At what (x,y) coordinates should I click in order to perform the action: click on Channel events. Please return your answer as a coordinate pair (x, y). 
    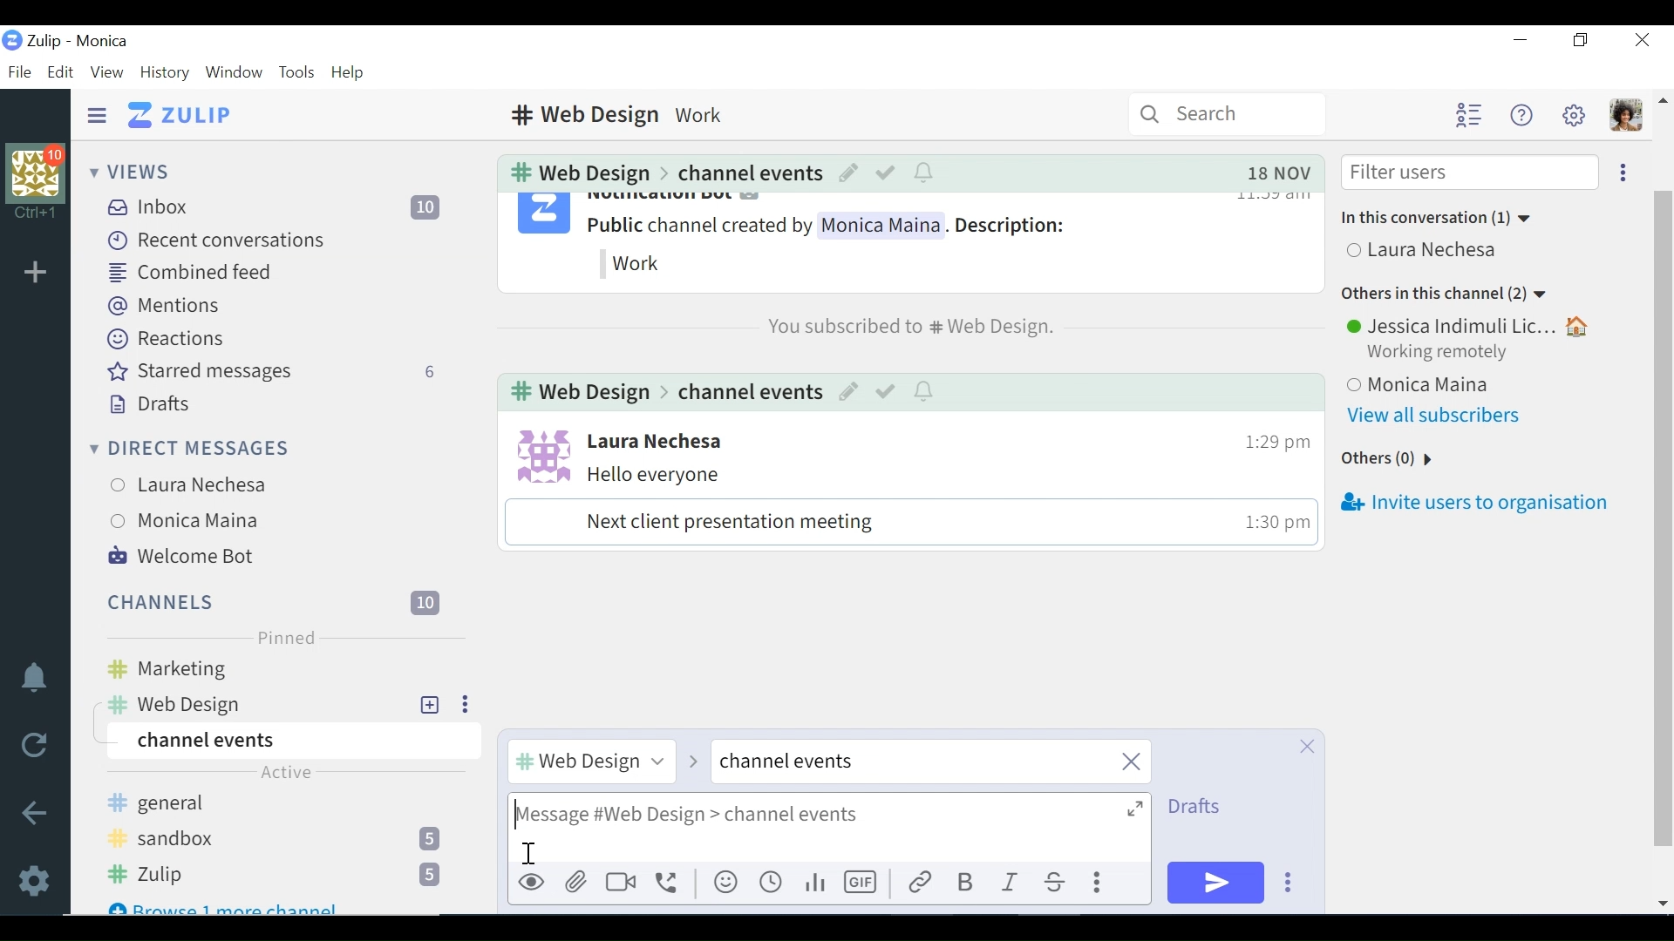
    Looking at the image, I should click on (289, 741).